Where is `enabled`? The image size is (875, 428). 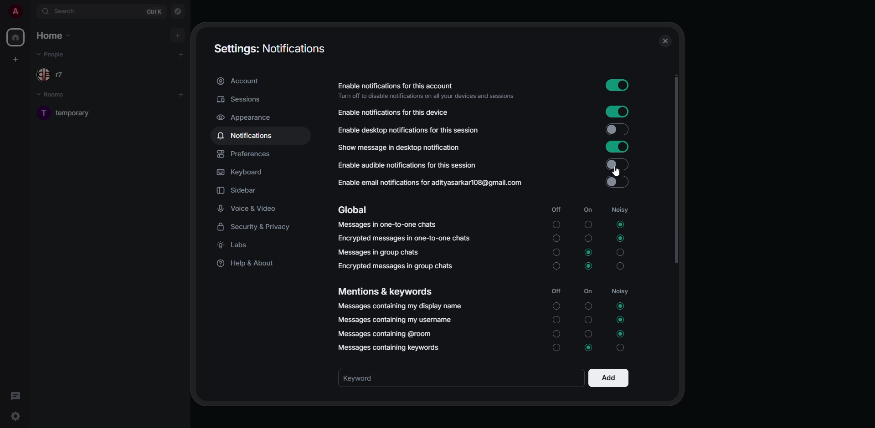
enabled is located at coordinates (617, 147).